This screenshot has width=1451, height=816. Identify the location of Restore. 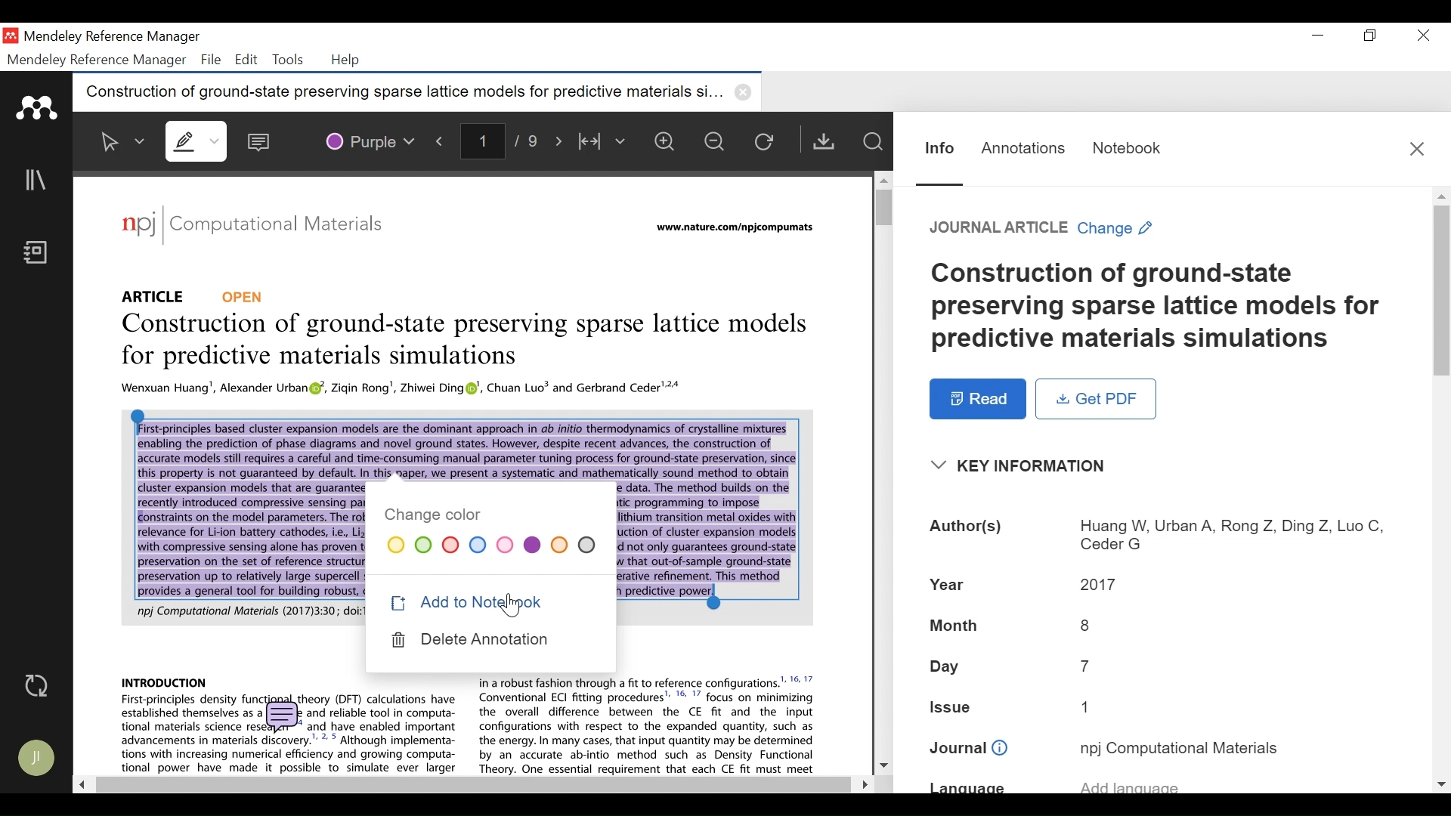
(1372, 36).